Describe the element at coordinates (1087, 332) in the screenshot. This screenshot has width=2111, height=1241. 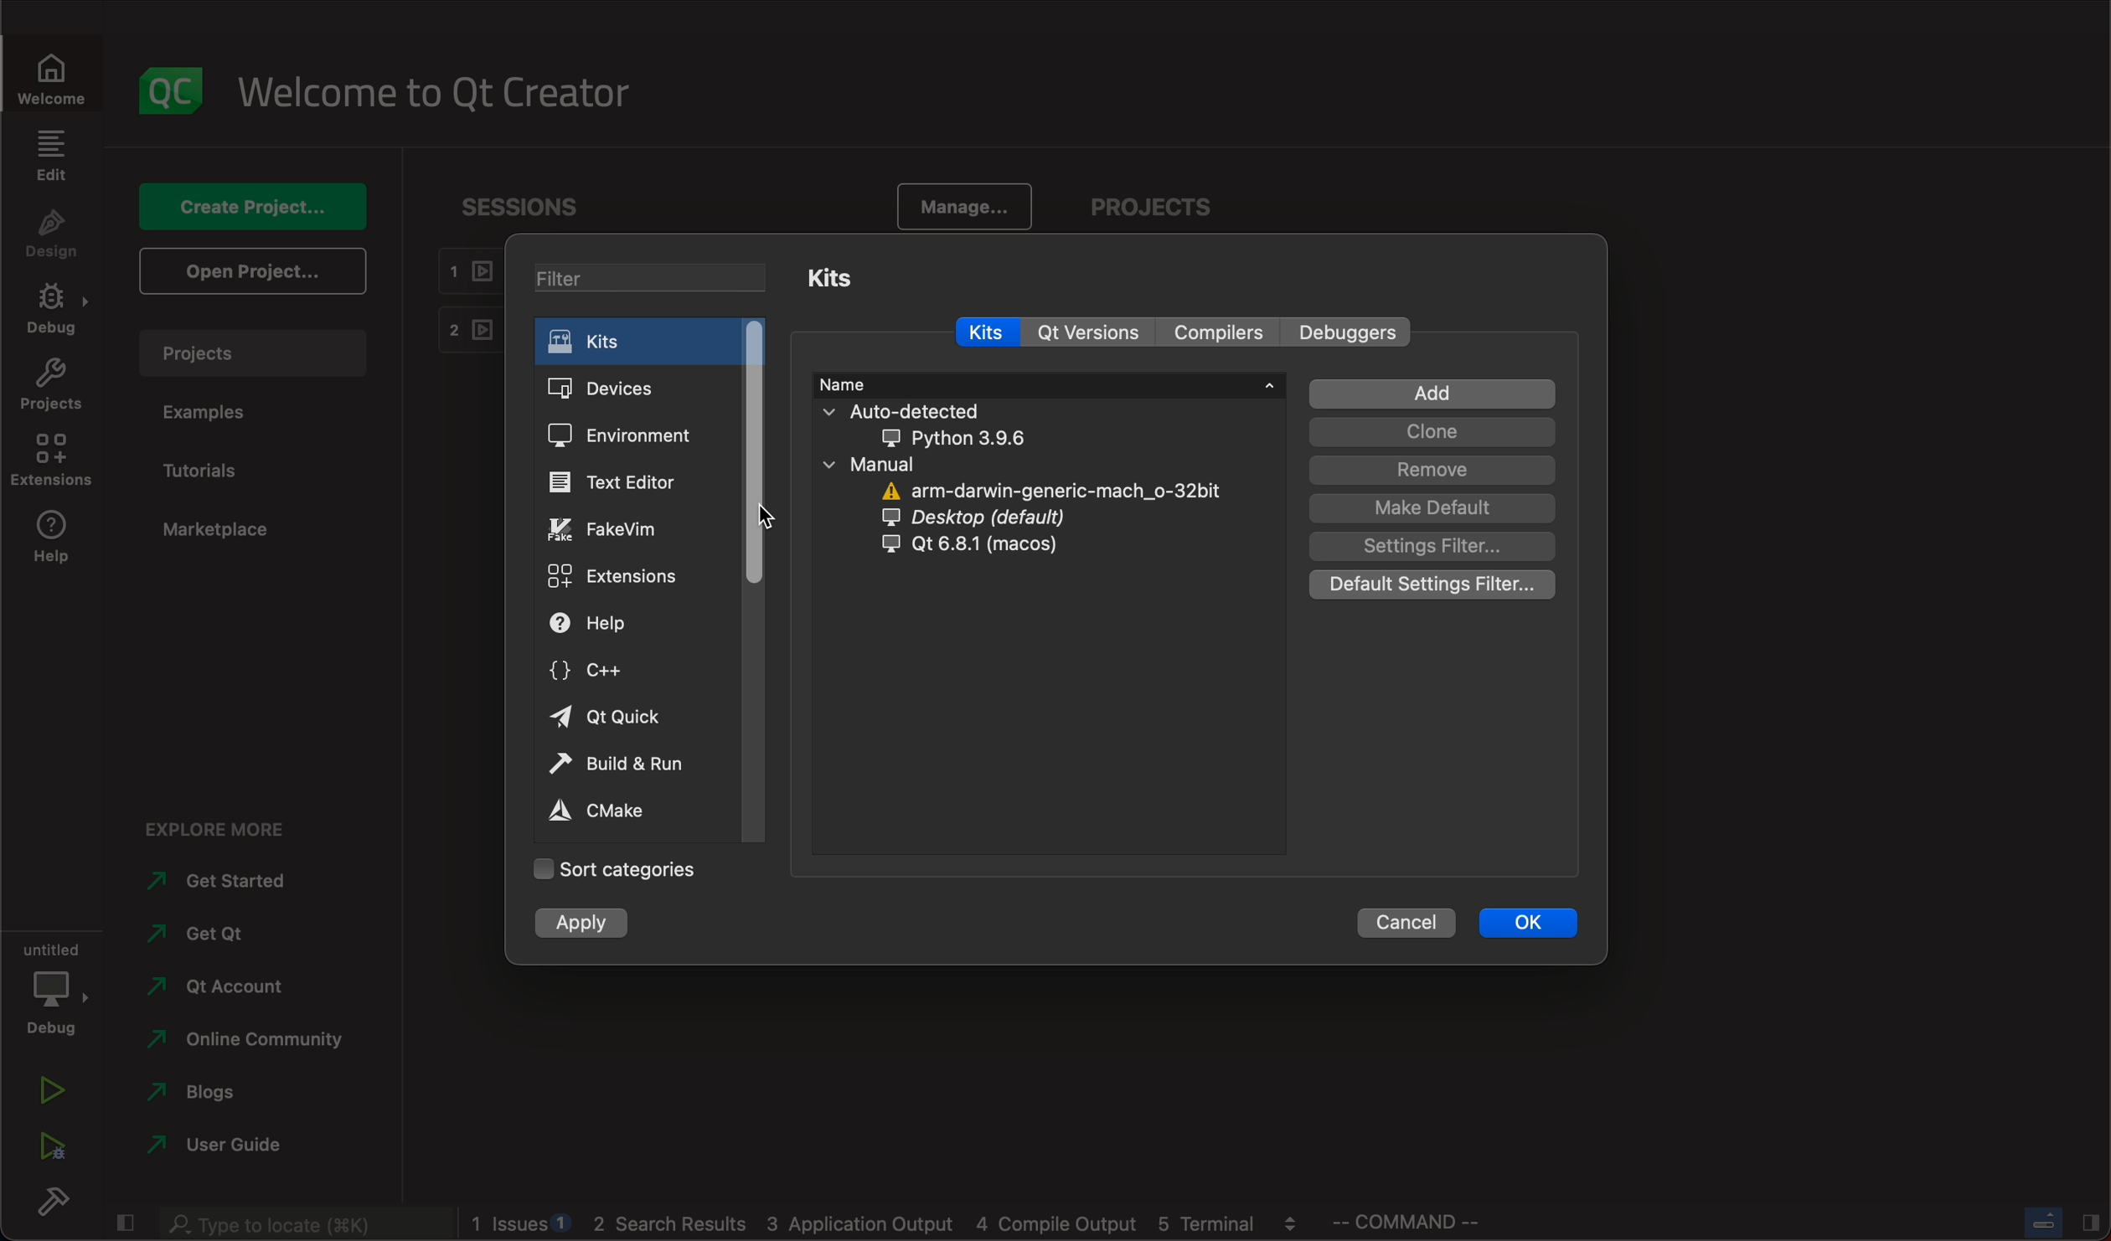
I see `version` at that location.